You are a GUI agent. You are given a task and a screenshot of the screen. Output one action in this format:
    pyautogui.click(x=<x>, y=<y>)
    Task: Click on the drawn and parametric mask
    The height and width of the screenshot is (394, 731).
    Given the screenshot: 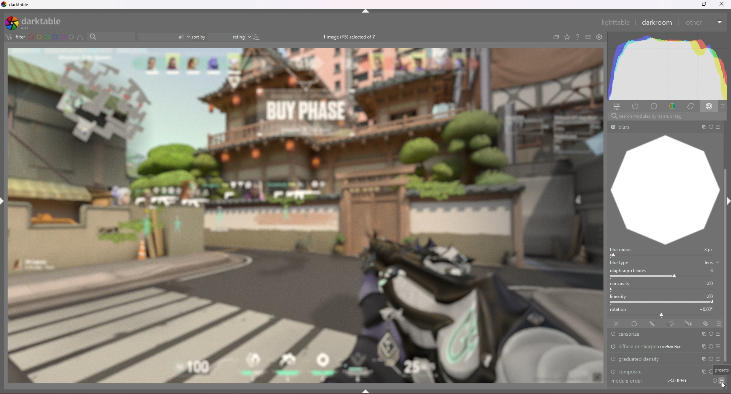 What is the action you would take?
    pyautogui.click(x=690, y=324)
    